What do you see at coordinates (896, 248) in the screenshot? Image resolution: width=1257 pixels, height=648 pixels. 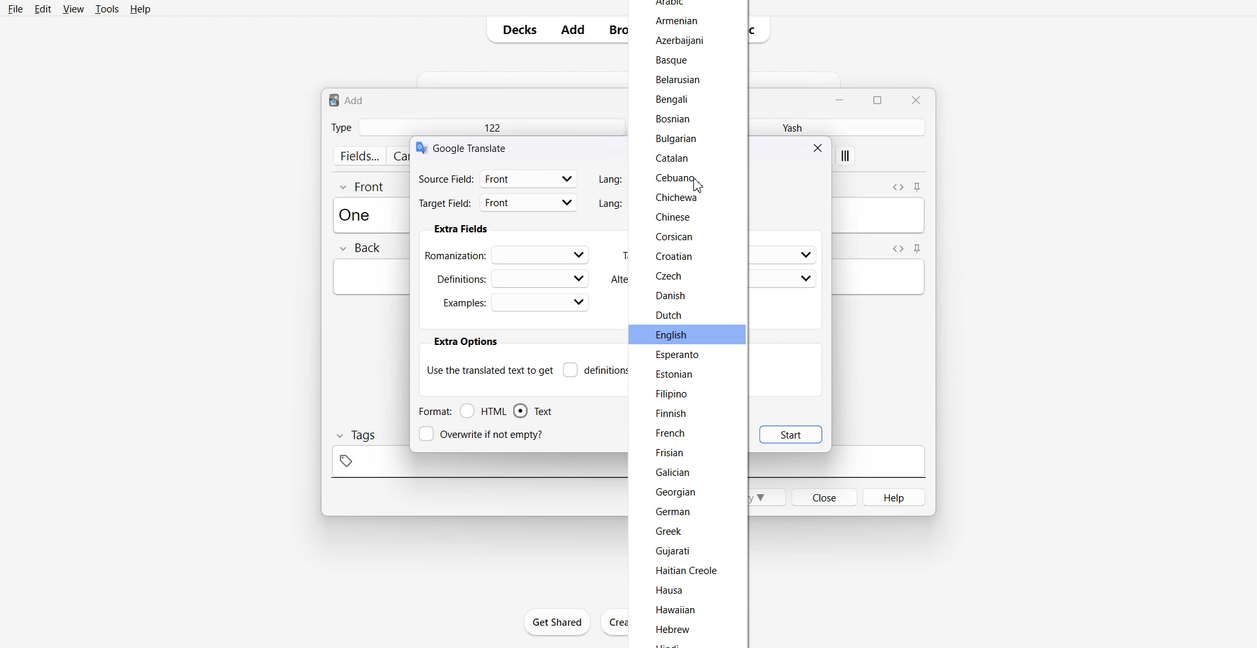 I see `Toggle HTML Editor` at bounding box center [896, 248].